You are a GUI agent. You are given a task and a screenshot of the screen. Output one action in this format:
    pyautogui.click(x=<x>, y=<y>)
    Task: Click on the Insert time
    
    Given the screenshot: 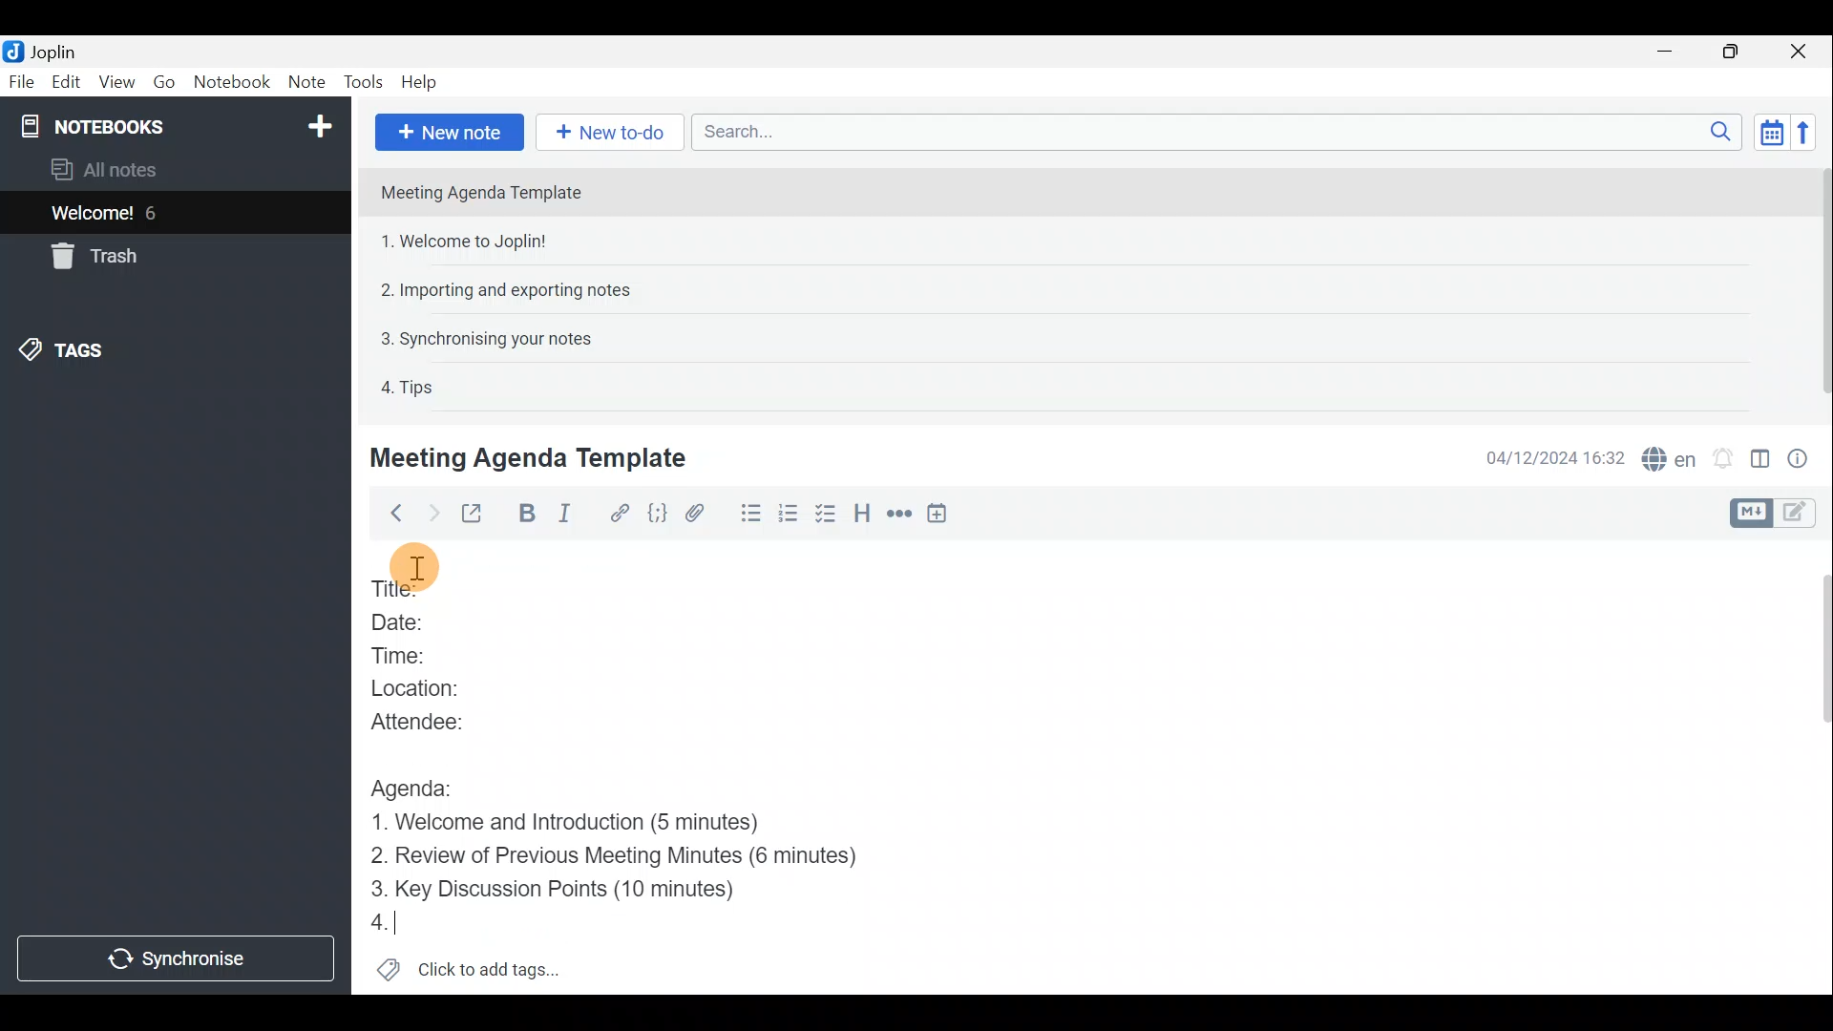 What is the action you would take?
    pyautogui.click(x=941, y=516)
    